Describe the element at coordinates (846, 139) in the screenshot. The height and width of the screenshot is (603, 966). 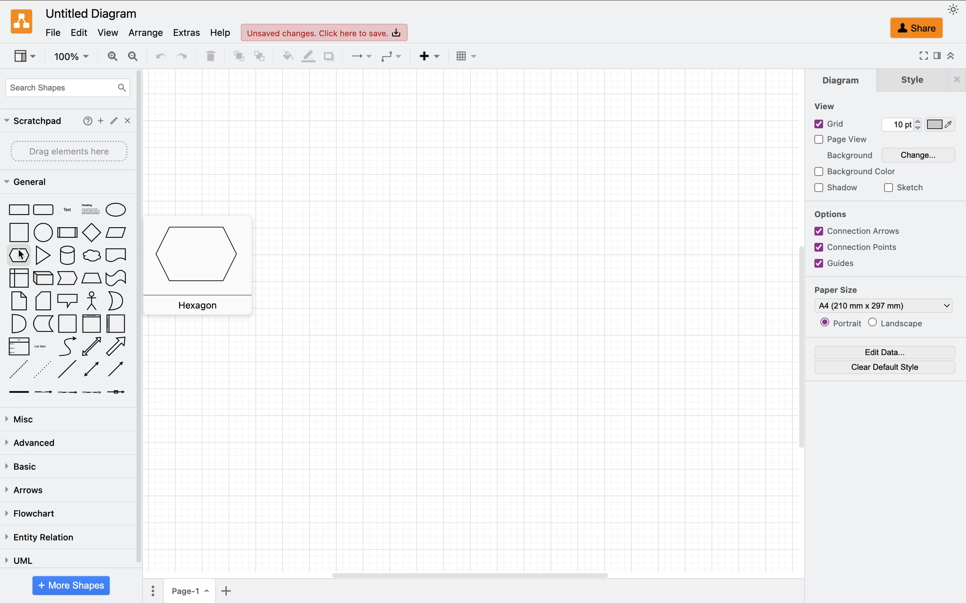
I see `page view` at that location.